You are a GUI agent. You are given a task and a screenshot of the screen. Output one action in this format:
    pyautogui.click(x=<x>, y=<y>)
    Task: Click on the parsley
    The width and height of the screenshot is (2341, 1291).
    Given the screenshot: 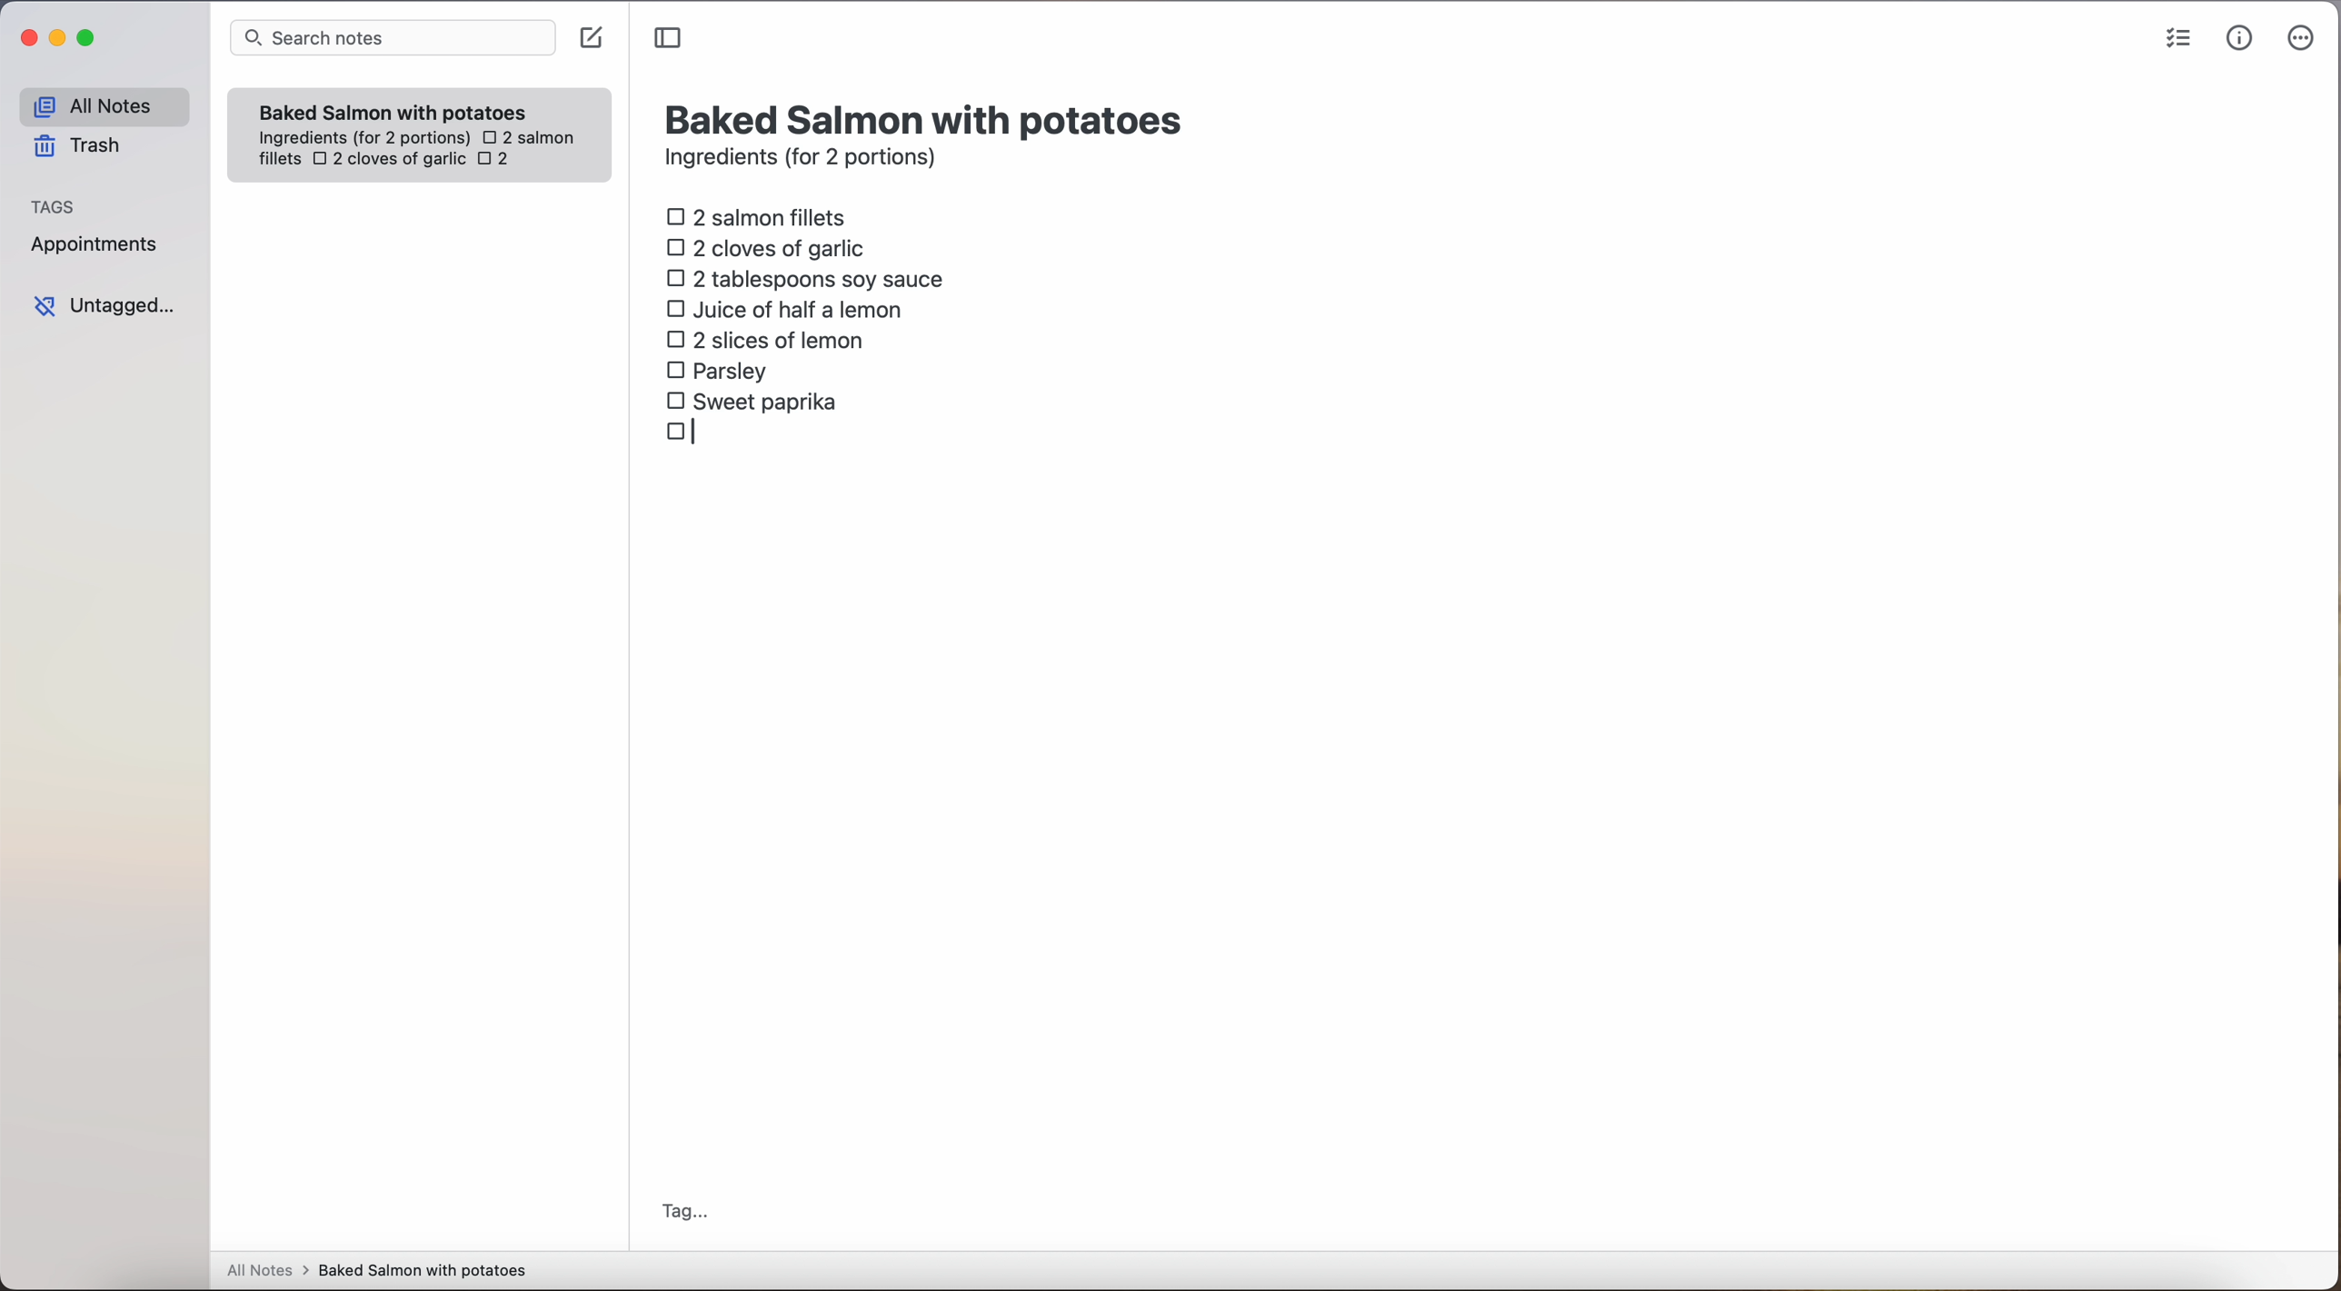 What is the action you would take?
    pyautogui.click(x=717, y=369)
    